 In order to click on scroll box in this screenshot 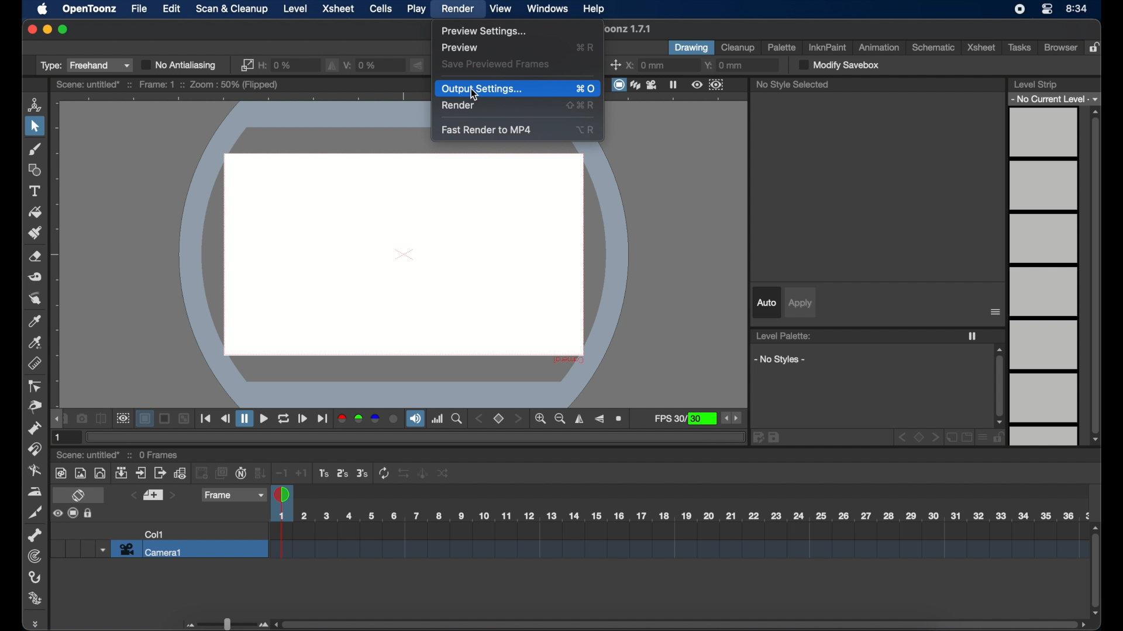, I will do `click(1096, 276)`.